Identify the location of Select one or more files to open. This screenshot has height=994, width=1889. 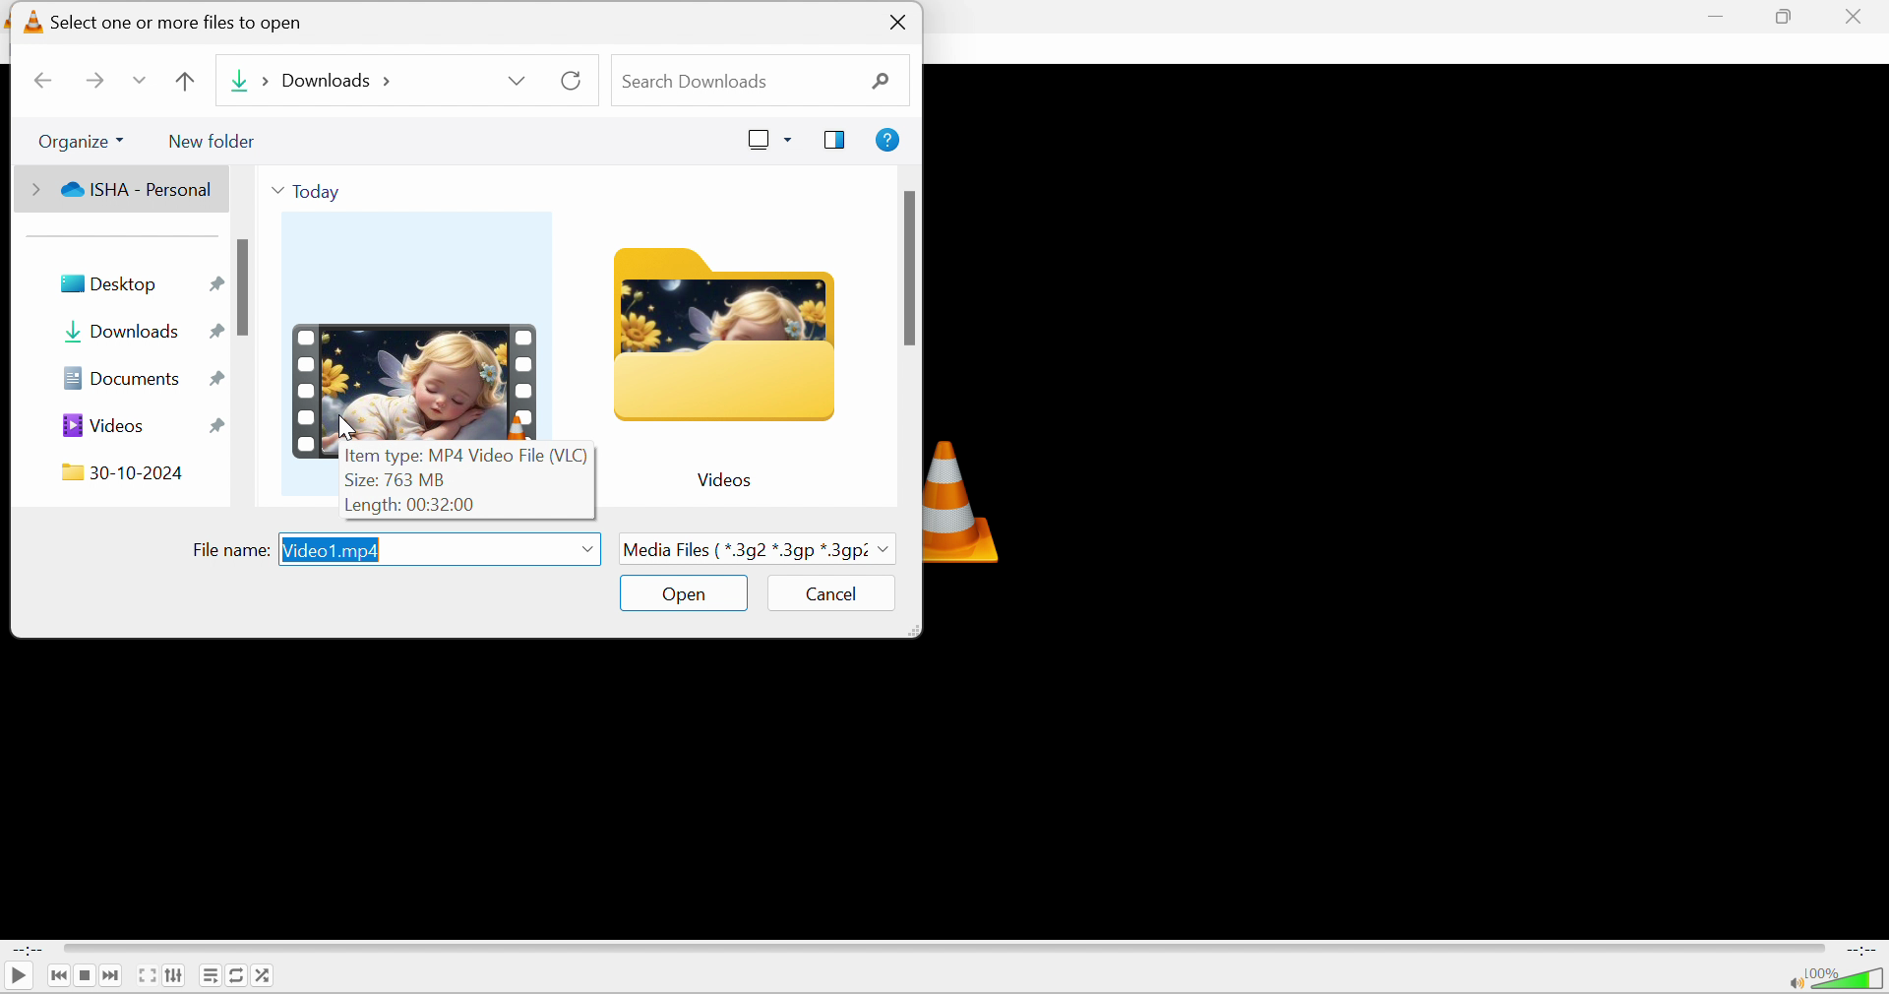
(184, 24).